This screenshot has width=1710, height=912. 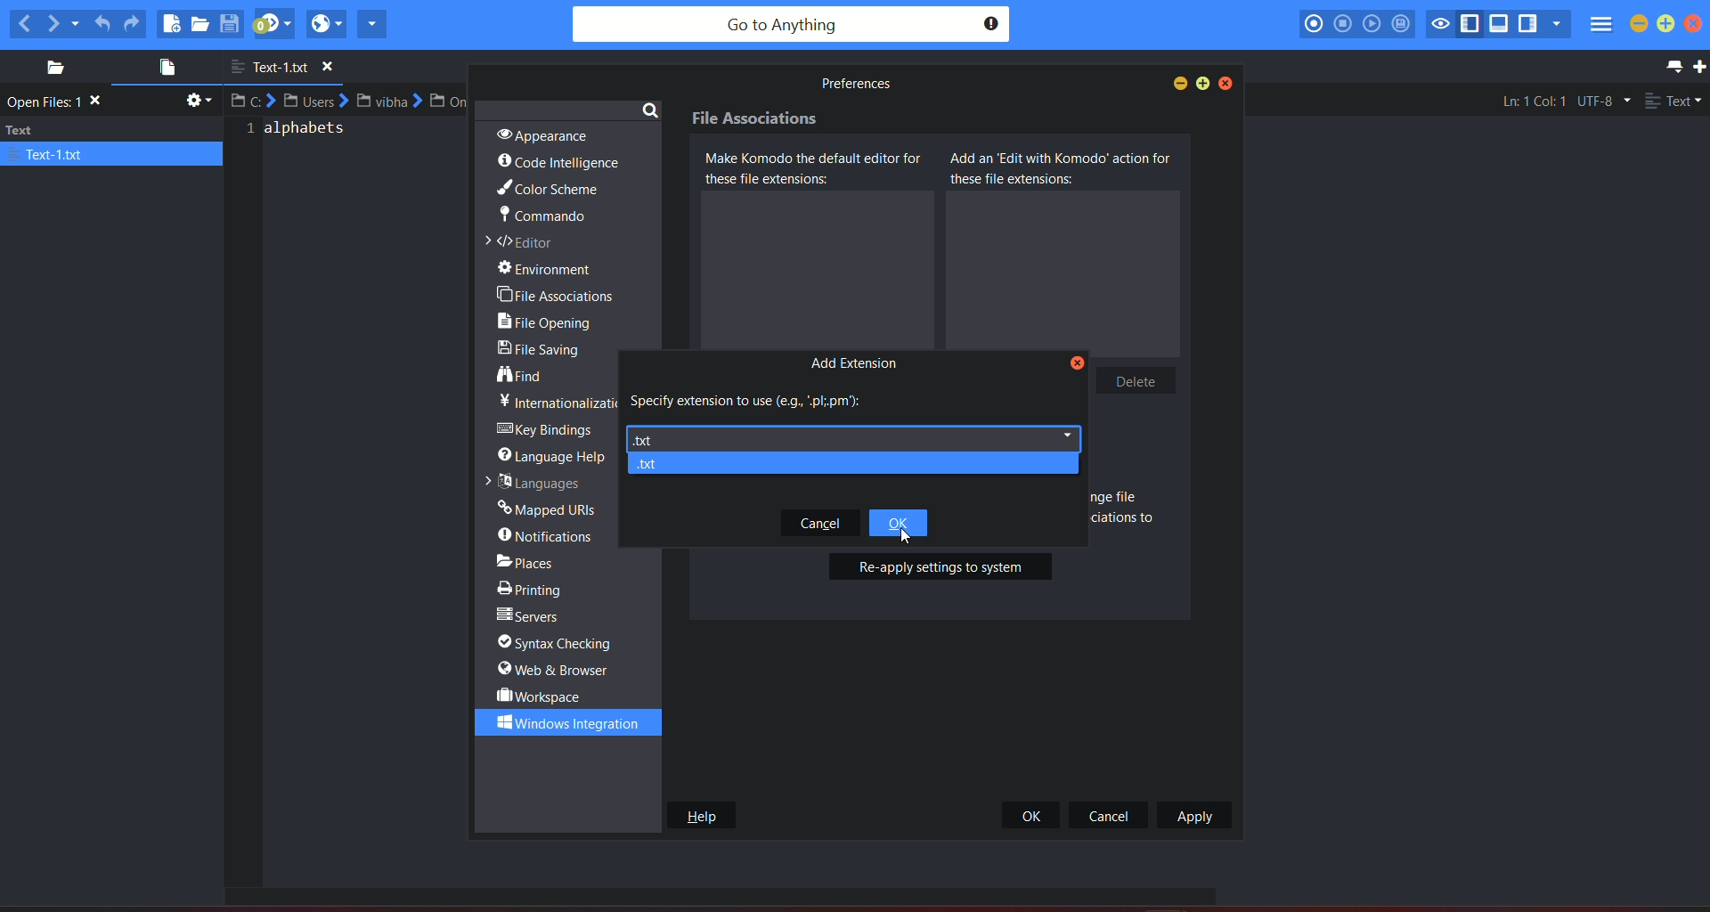 I want to click on file type, so click(x=1674, y=102).